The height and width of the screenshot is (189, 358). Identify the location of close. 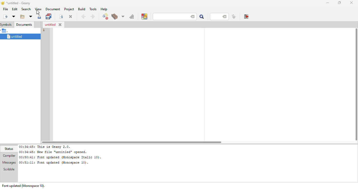
(60, 25).